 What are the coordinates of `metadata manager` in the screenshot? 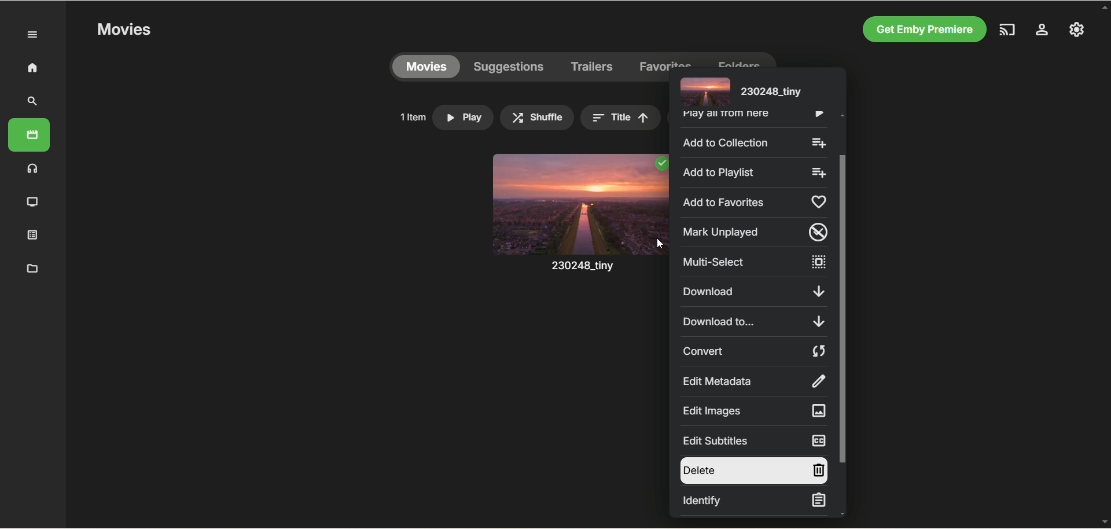 It's located at (30, 267).